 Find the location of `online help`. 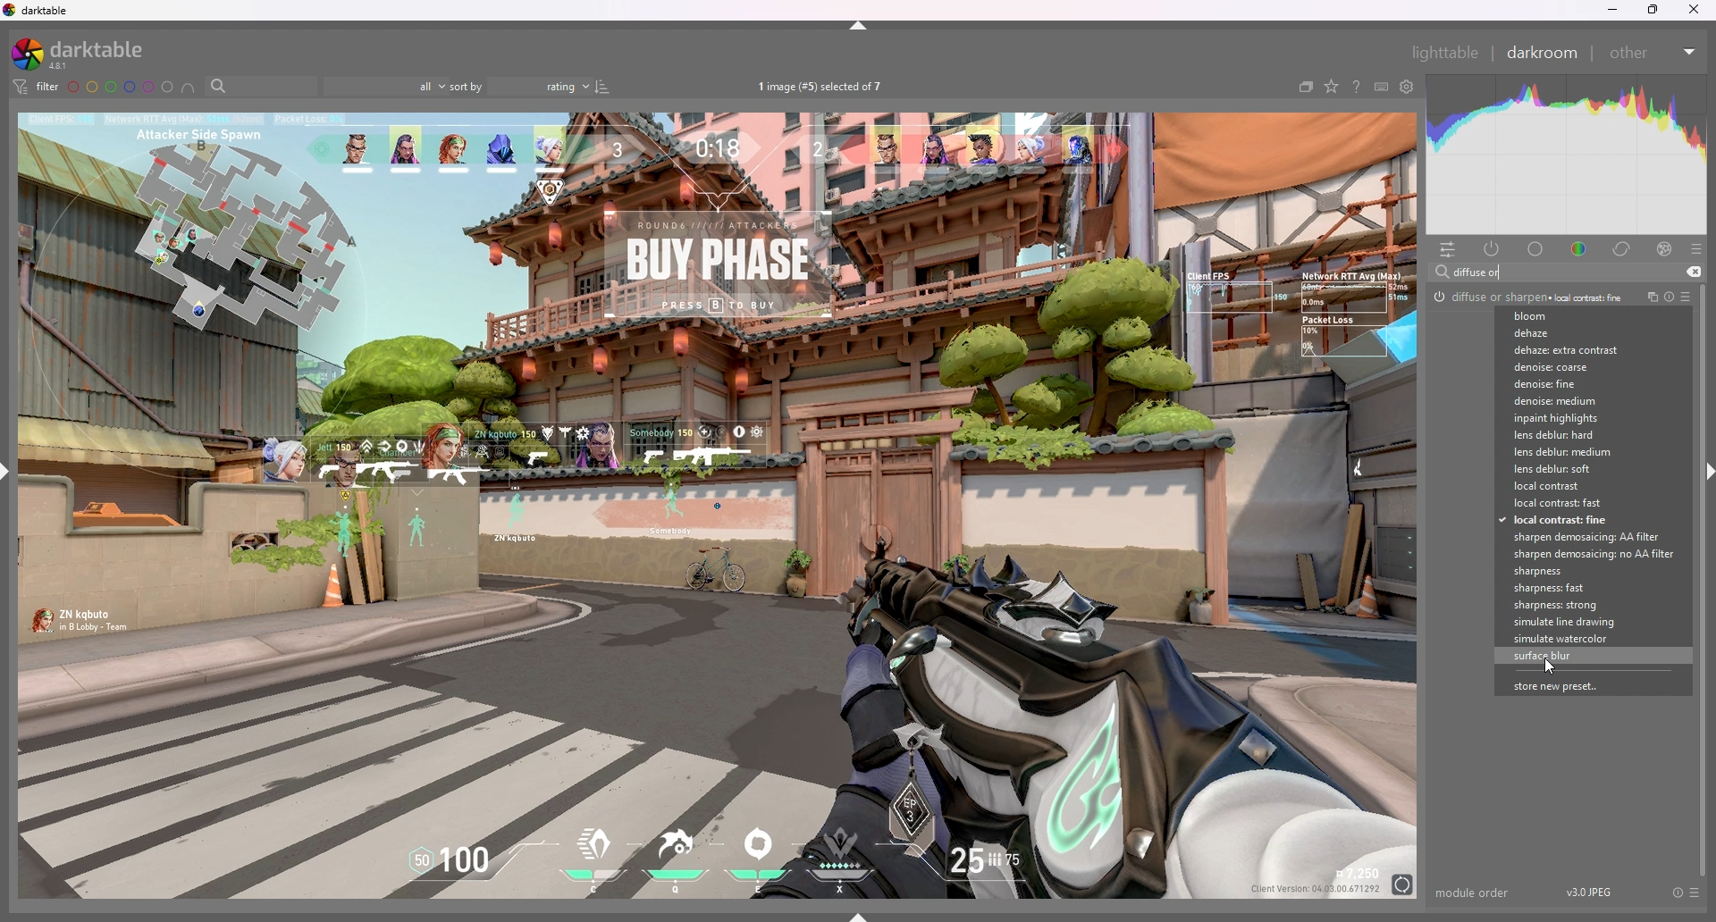

online help is located at coordinates (1356, 87).